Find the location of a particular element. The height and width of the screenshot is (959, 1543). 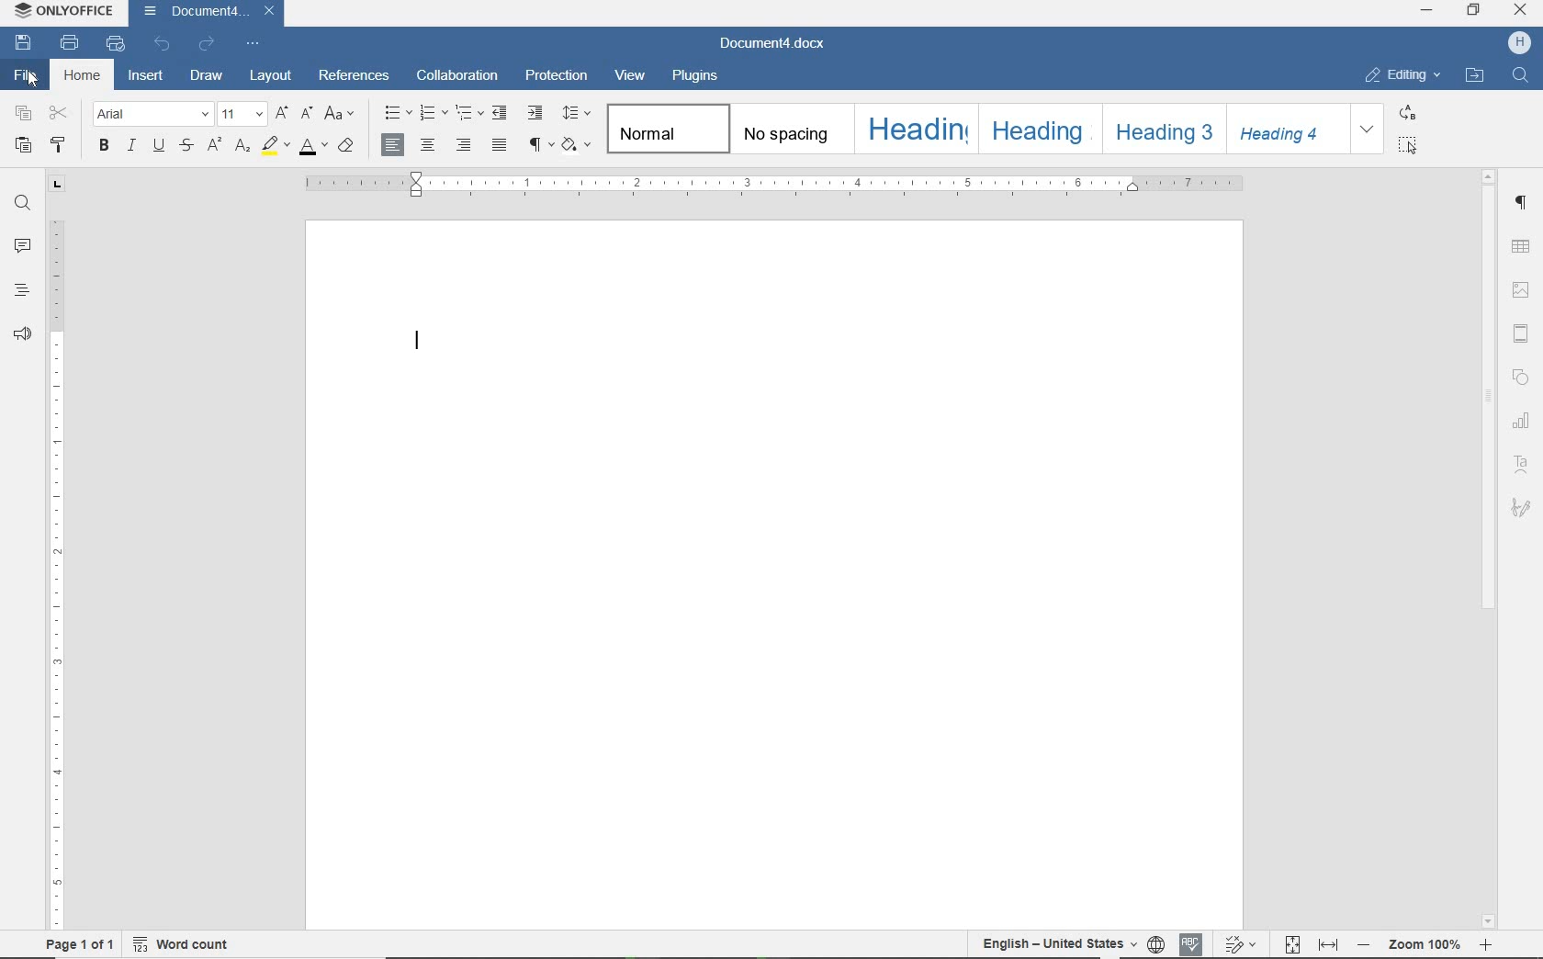

plugins is located at coordinates (693, 78).